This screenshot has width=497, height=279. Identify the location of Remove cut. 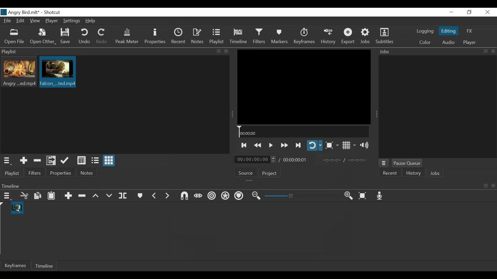
(83, 196).